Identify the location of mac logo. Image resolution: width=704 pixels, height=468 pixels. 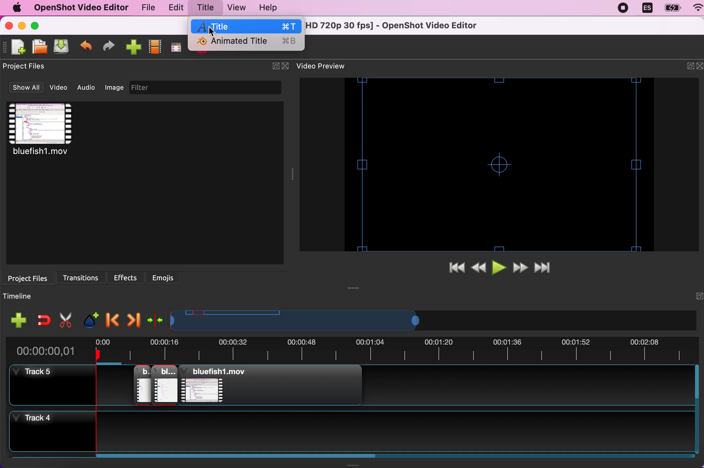
(14, 8).